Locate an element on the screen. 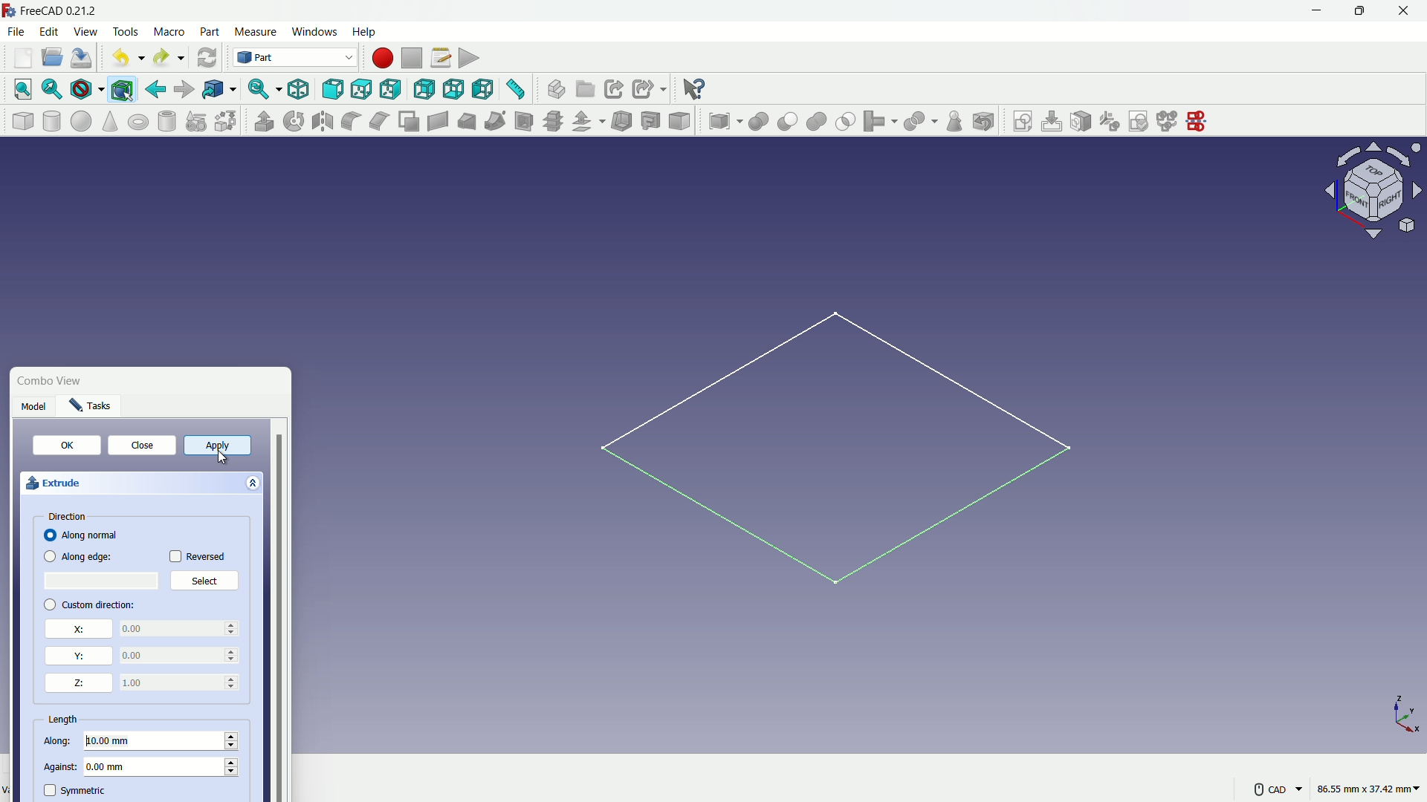  cone is located at coordinates (111, 120).